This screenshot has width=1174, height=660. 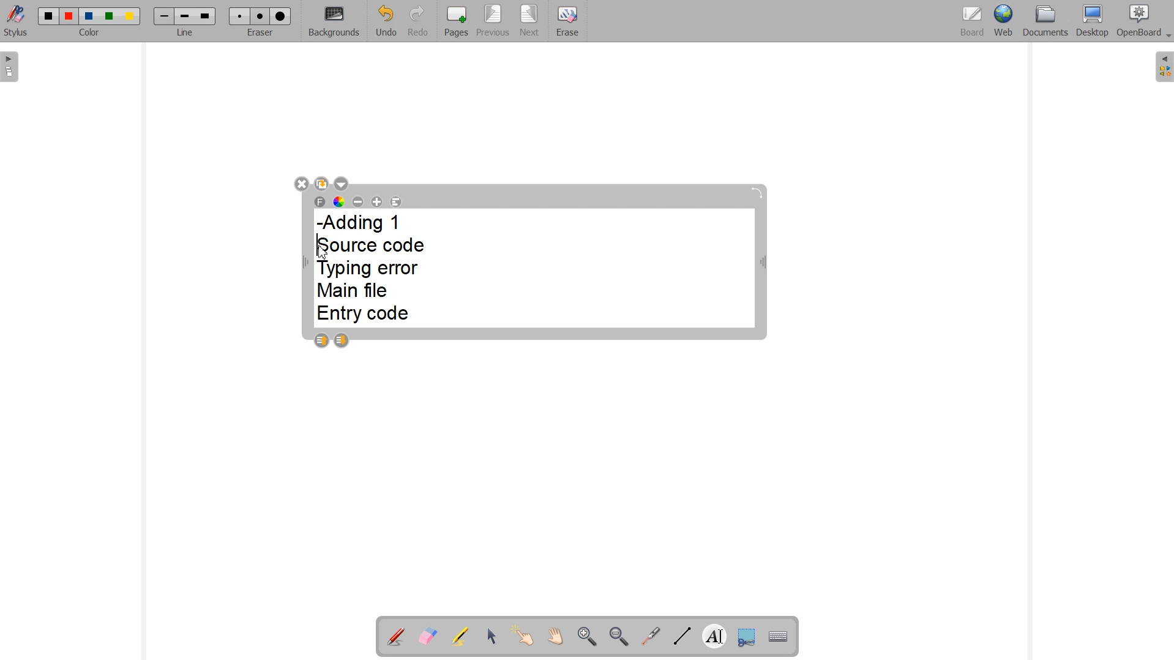 I want to click on Small line, so click(x=165, y=17).